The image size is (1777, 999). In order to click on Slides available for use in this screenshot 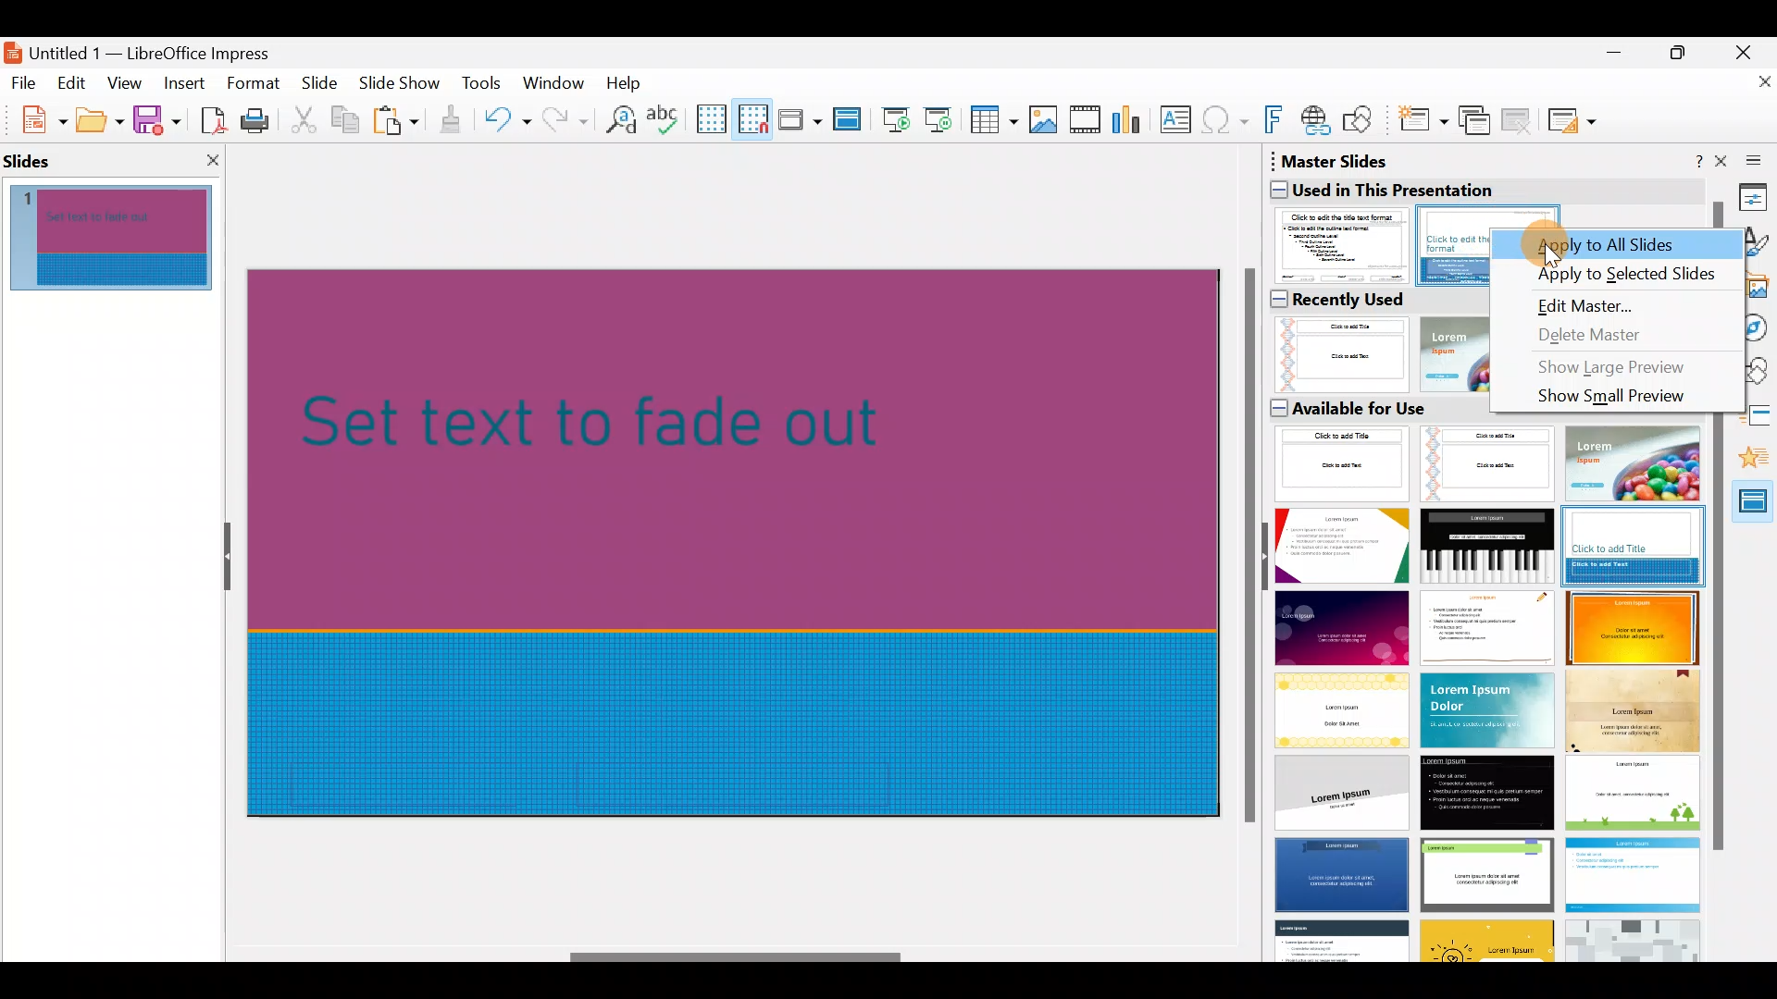, I will do `click(1488, 693)`.